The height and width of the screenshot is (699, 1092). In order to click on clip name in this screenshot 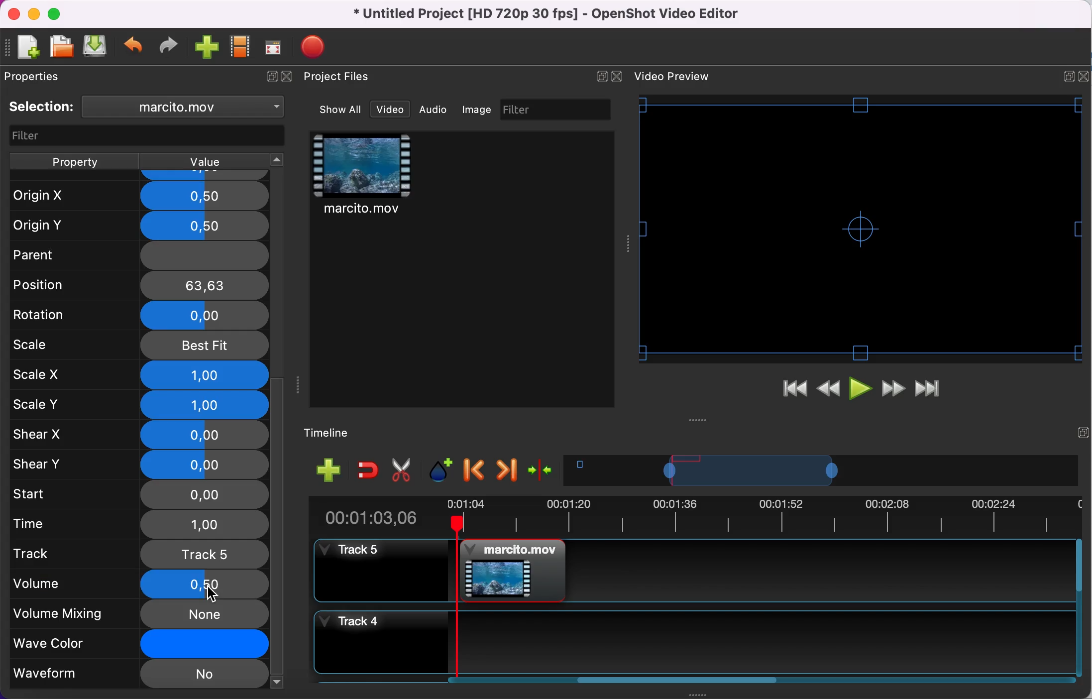, I will do `click(188, 106)`.